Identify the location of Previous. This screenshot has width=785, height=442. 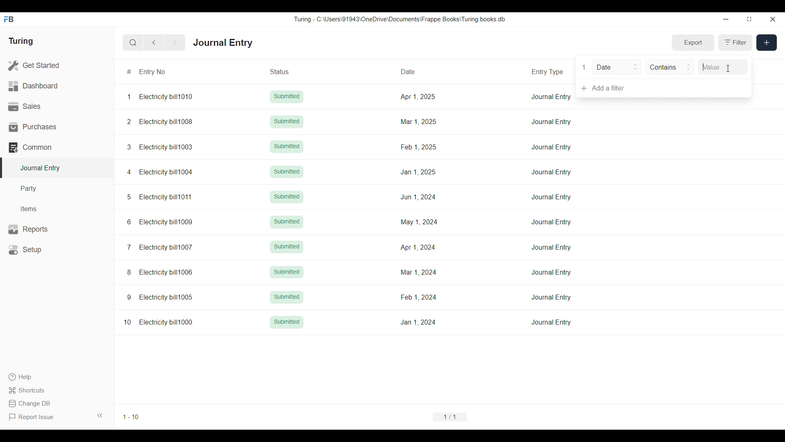
(154, 43).